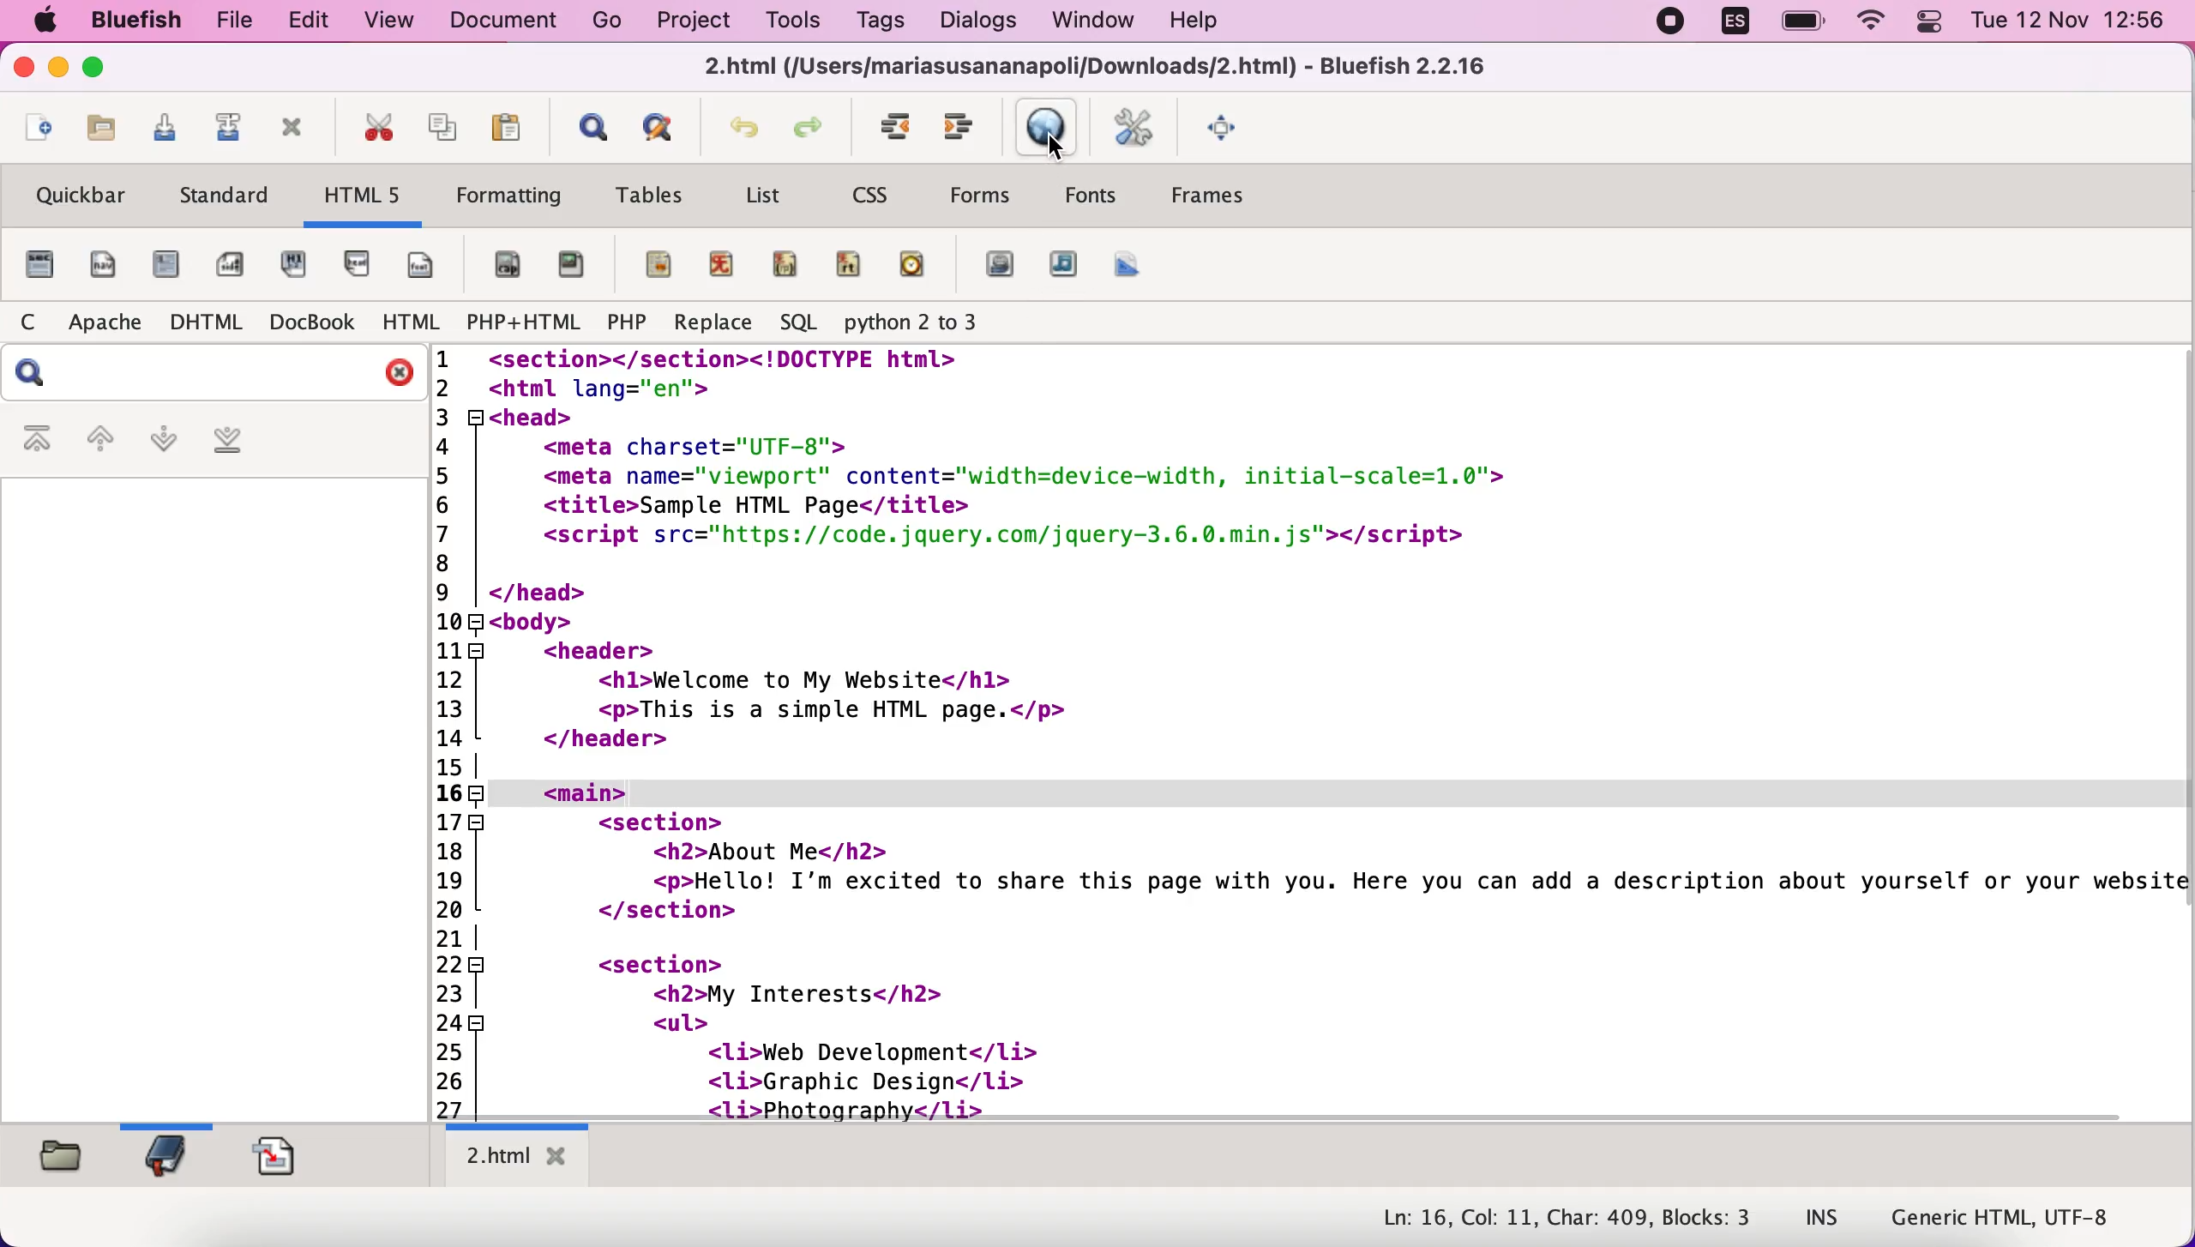 The width and height of the screenshot is (2195, 1247). What do you see at coordinates (881, 21) in the screenshot?
I see `tags` at bounding box center [881, 21].